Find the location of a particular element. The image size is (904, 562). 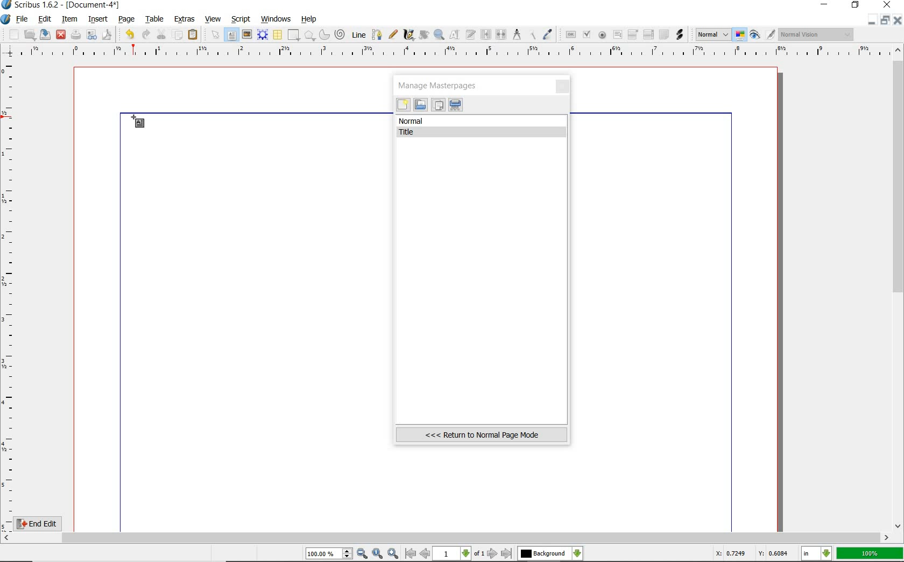

1 is located at coordinates (453, 554).